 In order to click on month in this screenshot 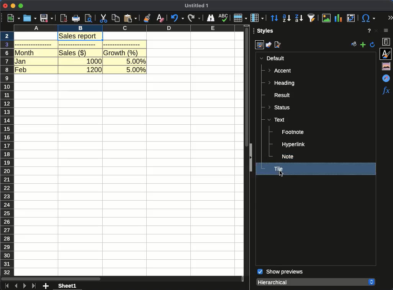, I will do `click(25, 53)`.